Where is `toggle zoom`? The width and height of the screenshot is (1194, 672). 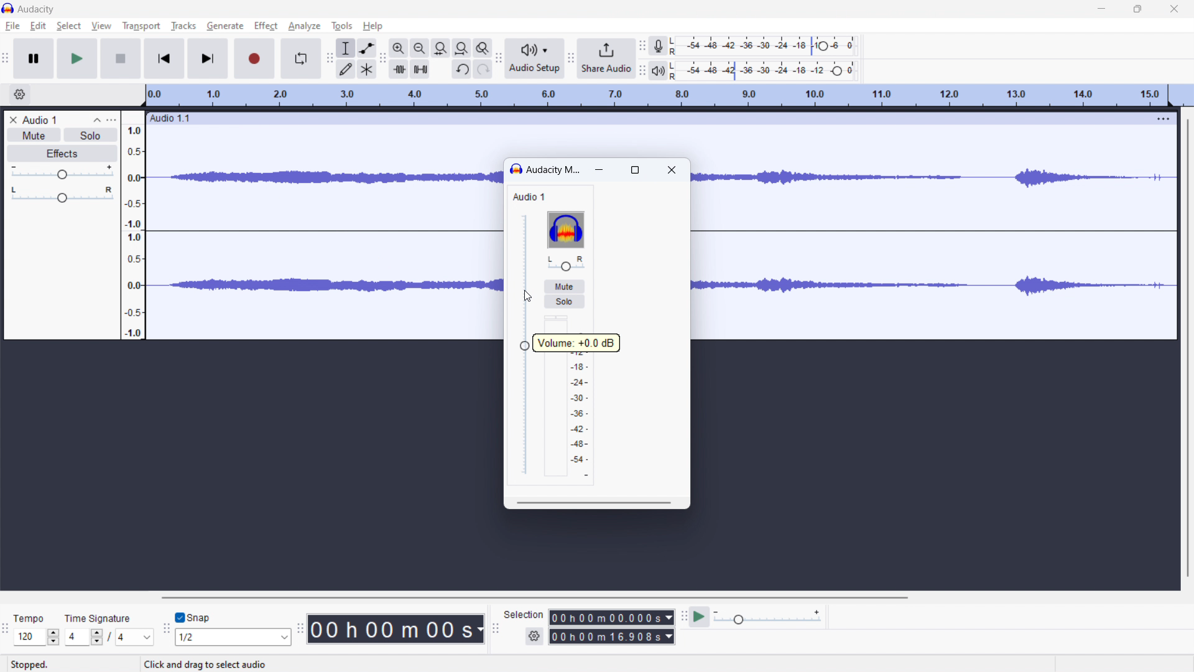
toggle zoom is located at coordinates (483, 48).